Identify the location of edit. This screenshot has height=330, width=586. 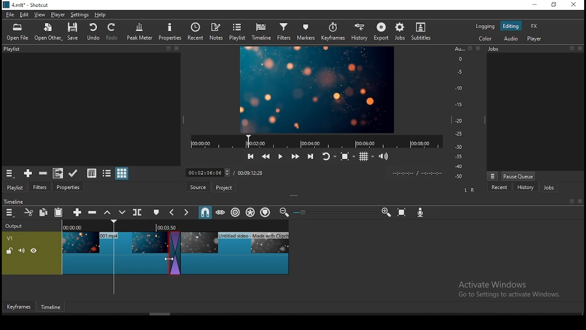
(26, 14).